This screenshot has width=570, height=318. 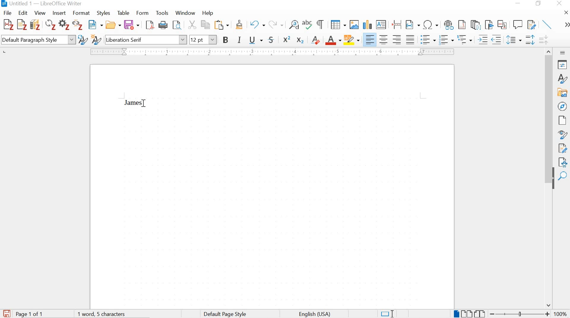 I want to click on close document, so click(x=566, y=12).